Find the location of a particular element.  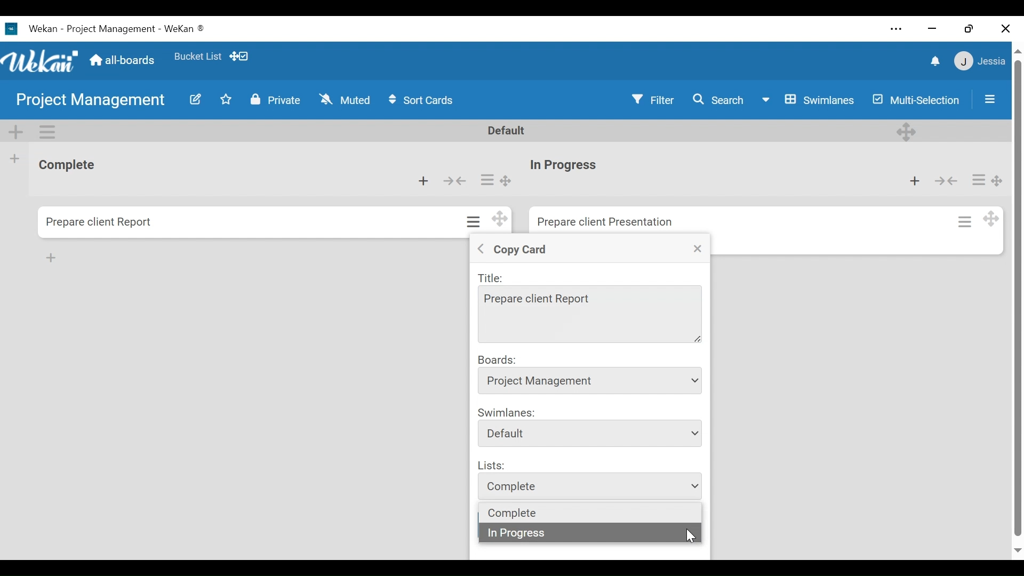

Board dropdown menu is located at coordinates (590, 380).